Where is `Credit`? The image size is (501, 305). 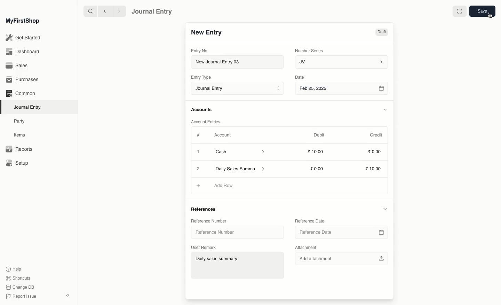 Credit is located at coordinates (376, 134).